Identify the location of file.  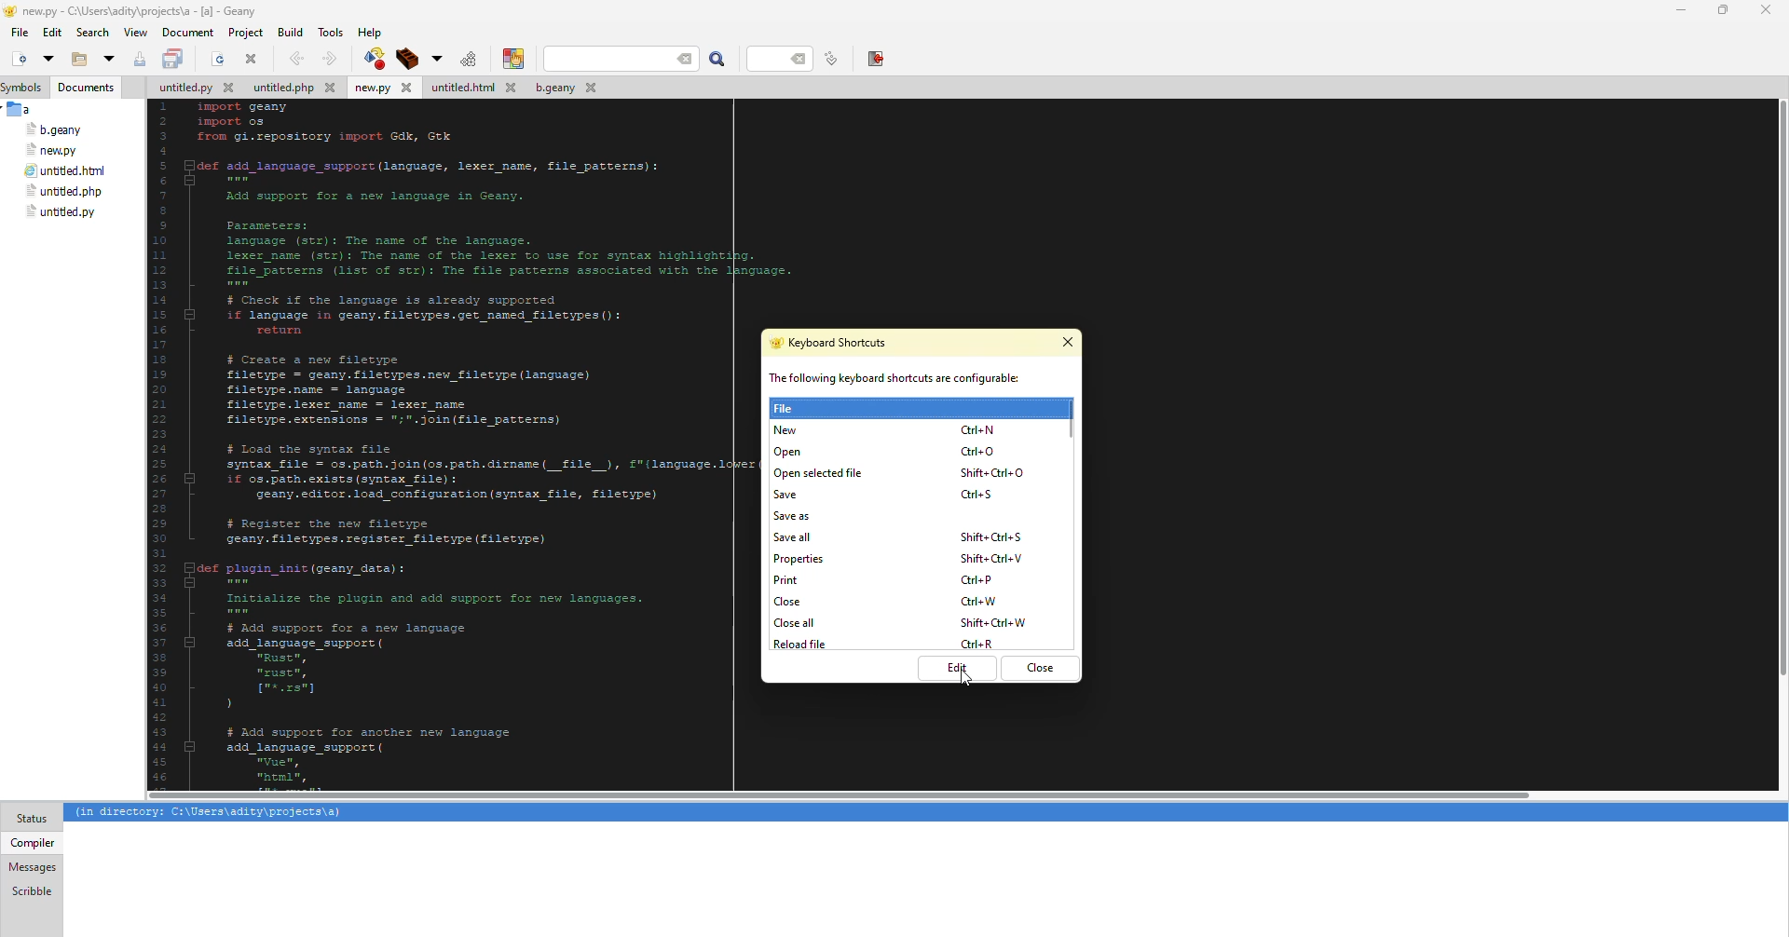
(471, 88).